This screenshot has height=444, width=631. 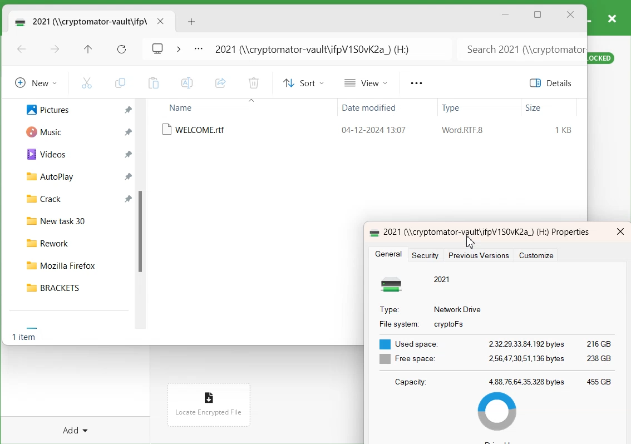 What do you see at coordinates (44, 176) in the screenshot?
I see `AutoPlay` at bounding box center [44, 176].